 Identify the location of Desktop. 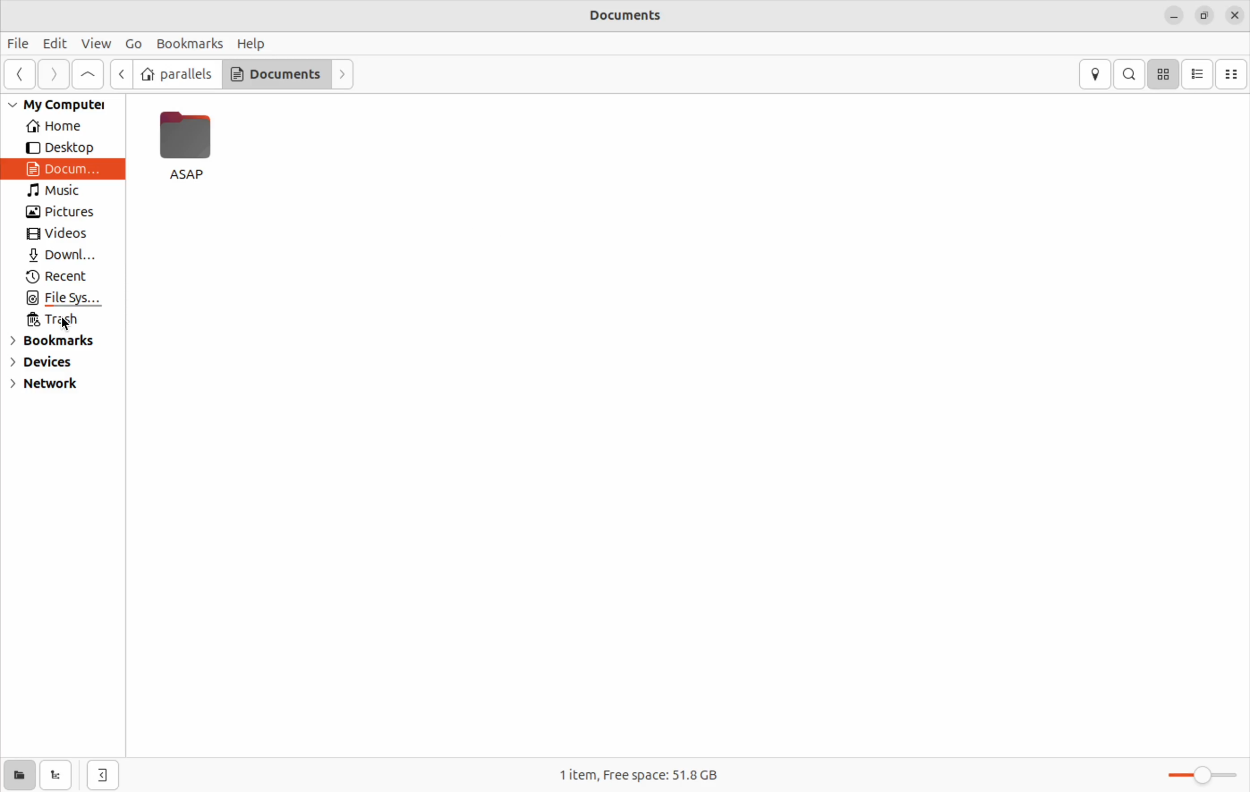
(57, 147).